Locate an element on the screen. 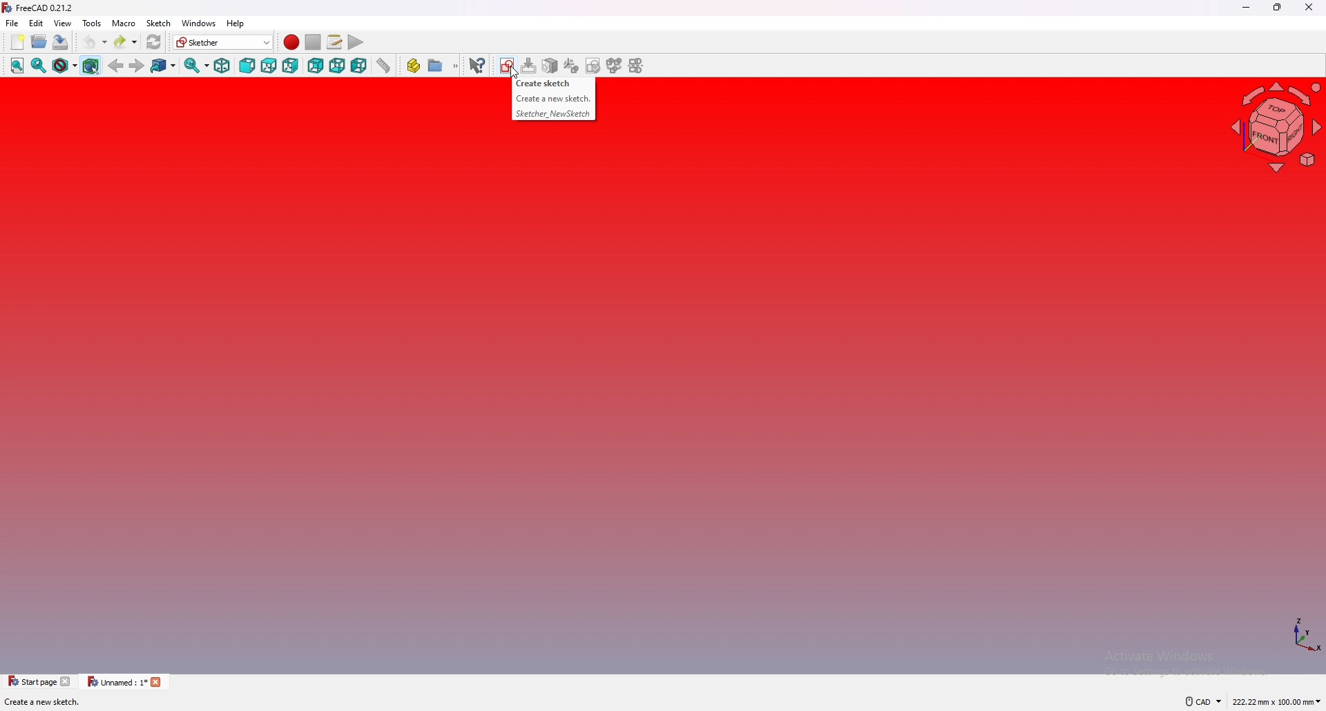  help is located at coordinates (238, 23).